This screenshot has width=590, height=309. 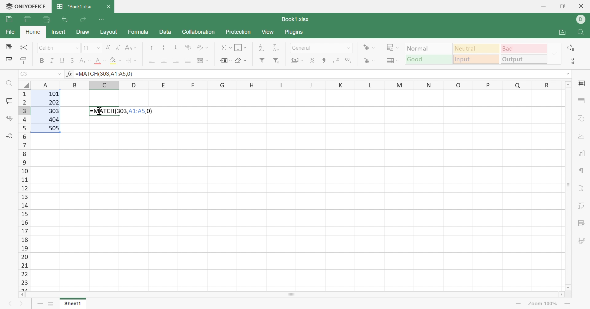 What do you see at coordinates (393, 62) in the screenshot?
I see `Format table as template` at bounding box center [393, 62].